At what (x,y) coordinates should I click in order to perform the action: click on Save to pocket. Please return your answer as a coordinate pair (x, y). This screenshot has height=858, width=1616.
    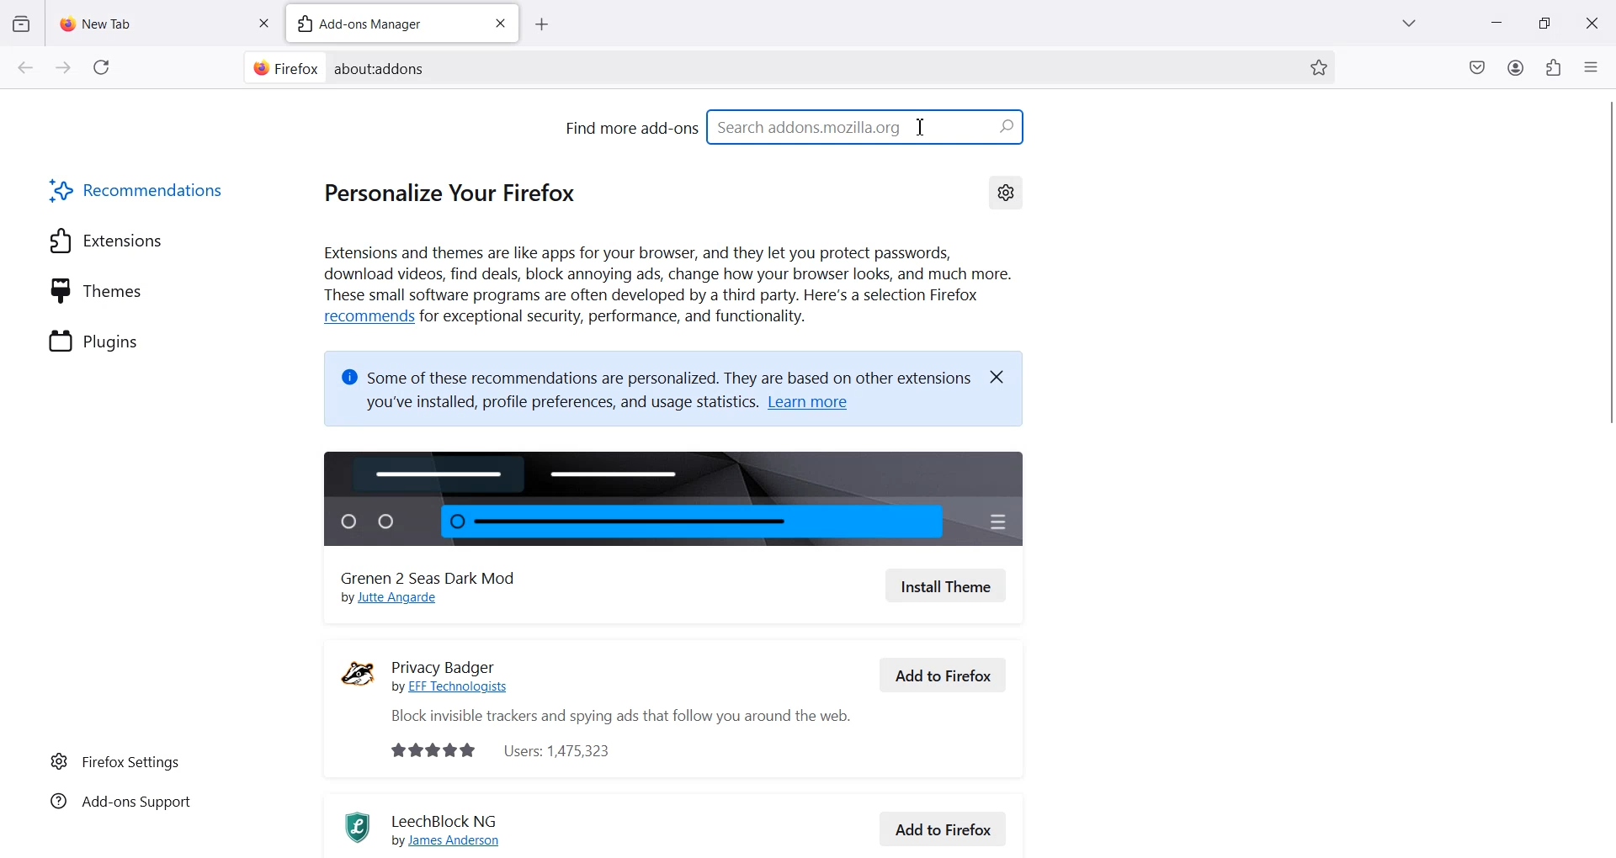
    Looking at the image, I should click on (1478, 67).